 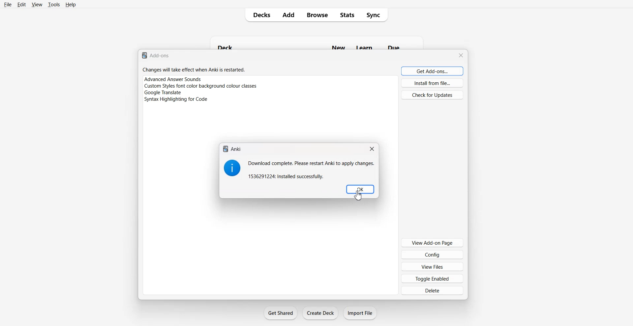 I want to click on Syntax Highlighting code, so click(x=177, y=100).